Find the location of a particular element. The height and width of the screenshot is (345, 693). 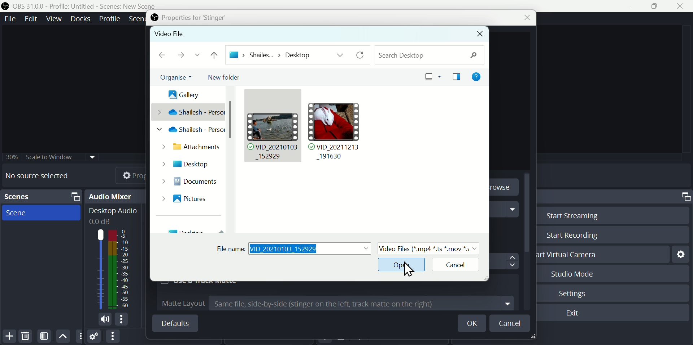

 is located at coordinates (52, 156).